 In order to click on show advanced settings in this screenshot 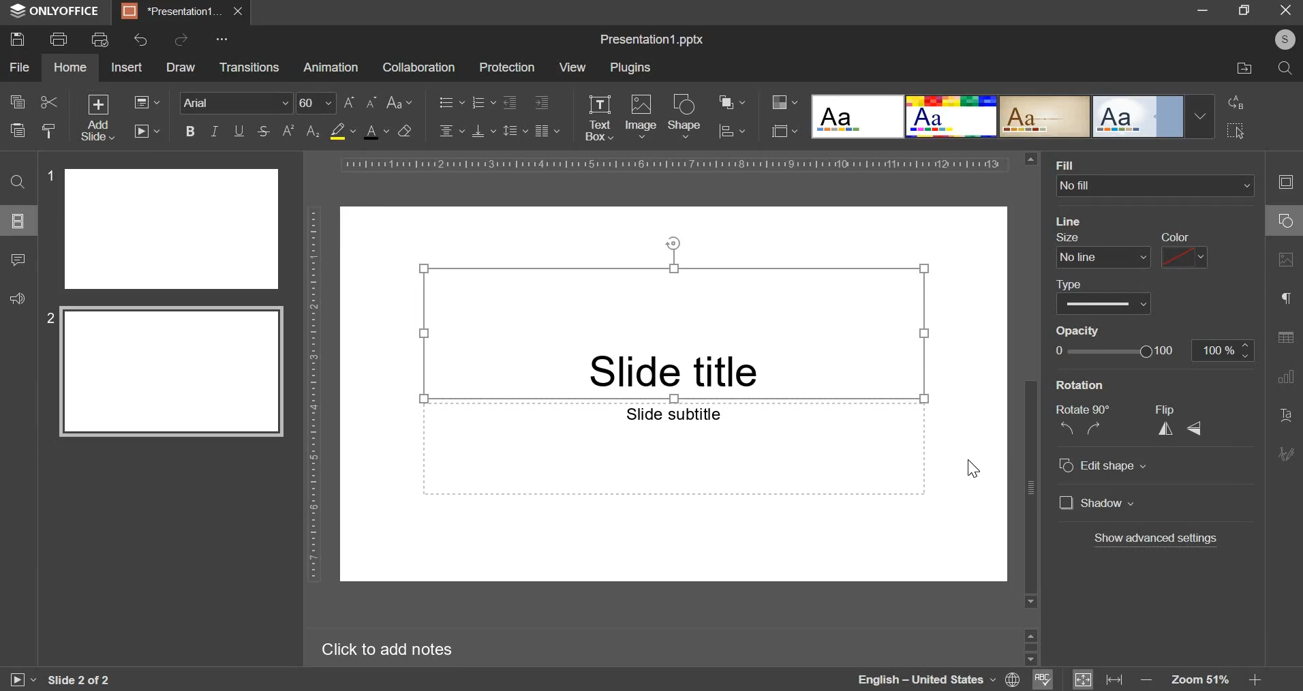, I will do `click(1158, 539)`.